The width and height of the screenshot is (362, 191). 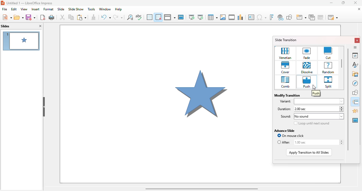 I want to click on tools, so click(x=91, y=9).